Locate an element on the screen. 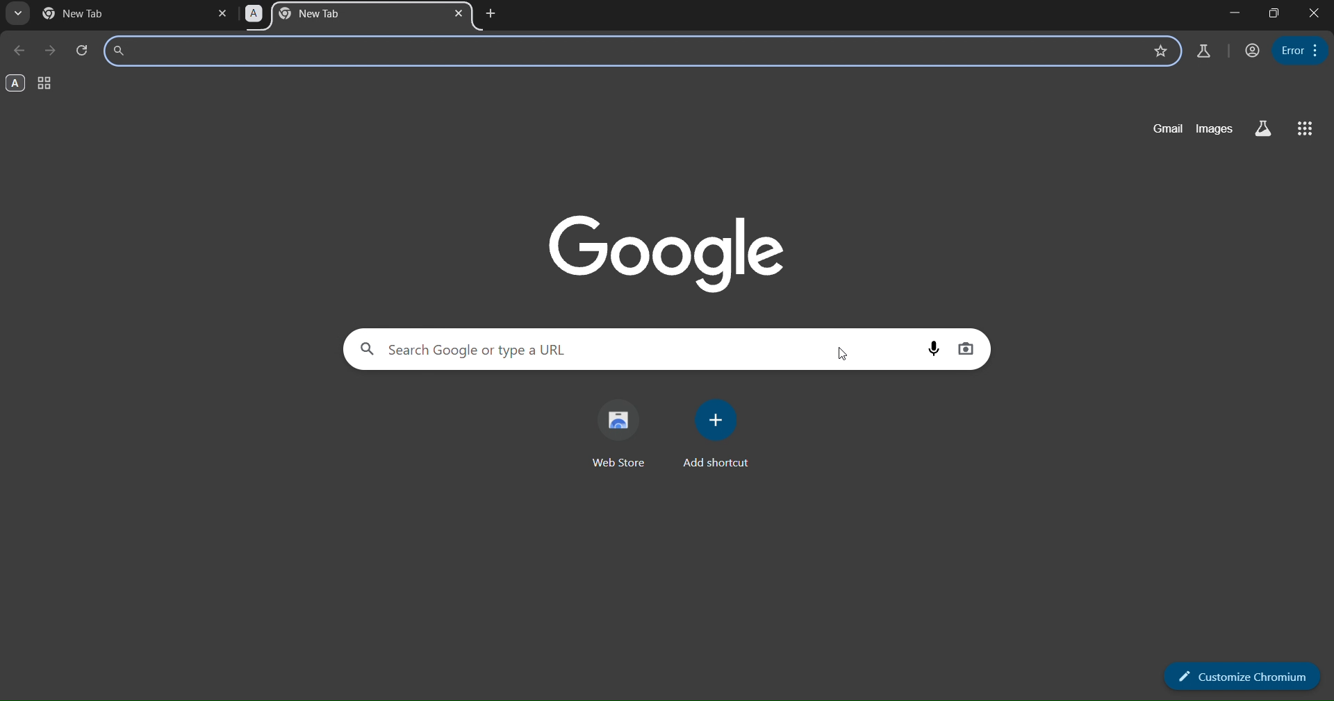 Image resolution: width=1334 pixels, height=701 pixels. gmail is located at coordinates (1168, 129).